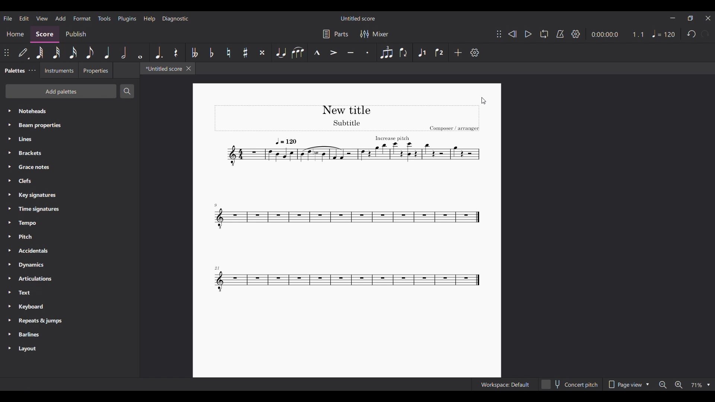 The width and height of the screenshot is (715, 402). Describe the element at coordinates (403, 53) in the screenshot. I see `Flip direction` at that location.